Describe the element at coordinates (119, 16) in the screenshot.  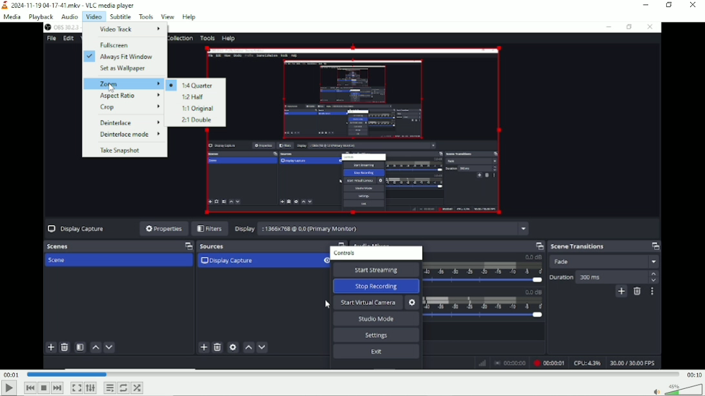
I see `subtitle` at that location.